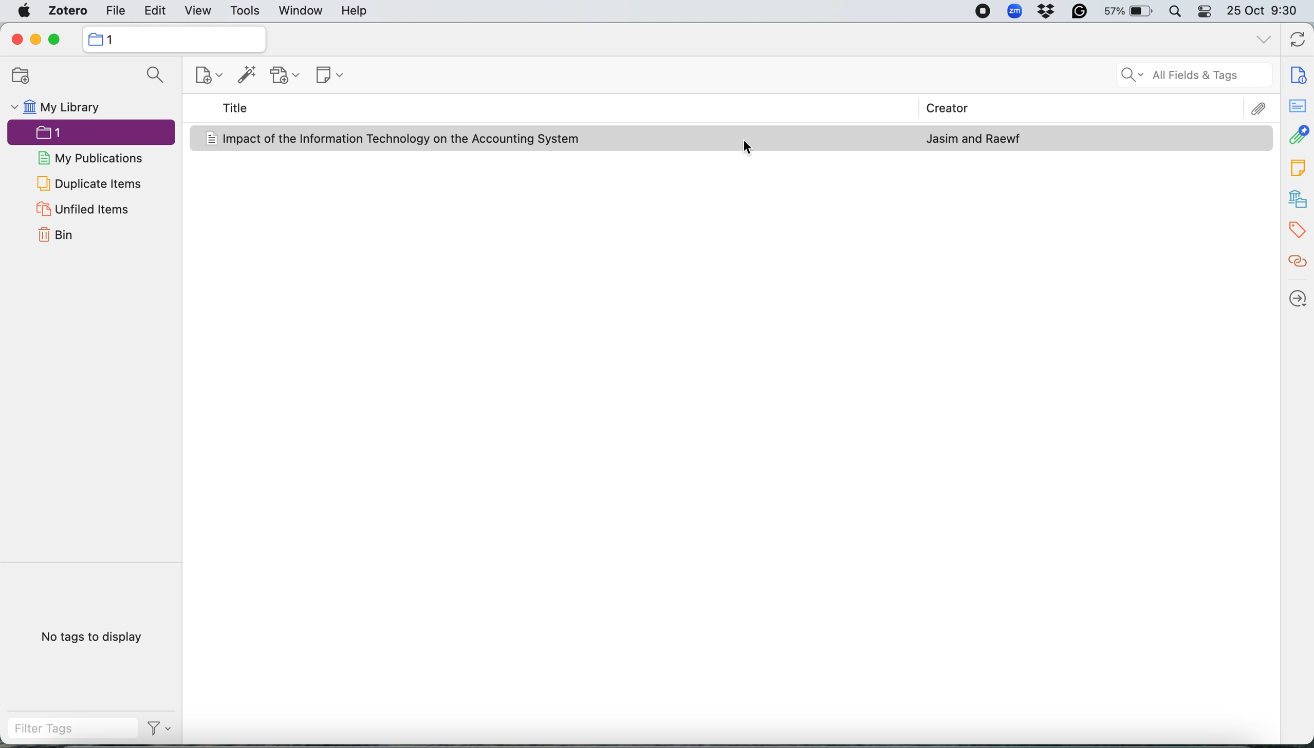  What do you see at coordinates (14, 40) in the screenshot?
I see `close` at bounding box center [14, 40].